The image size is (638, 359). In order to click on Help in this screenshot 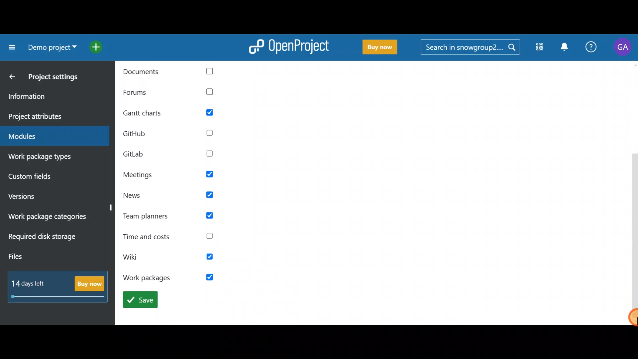, I will do `click(590, 49)`.